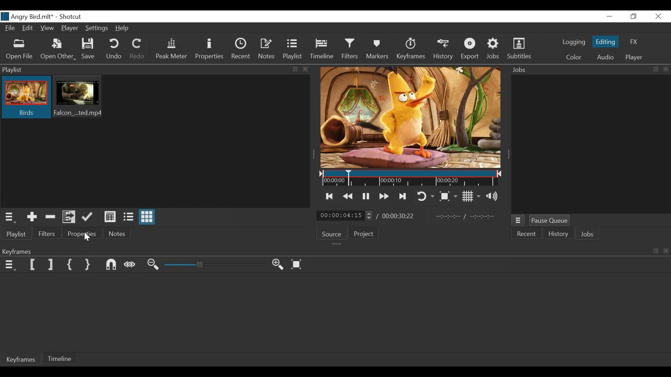 This screenshot has height=377, width=671. Describe the element at coordinates (559, 234) in the screenshot. I see `History` at that location.